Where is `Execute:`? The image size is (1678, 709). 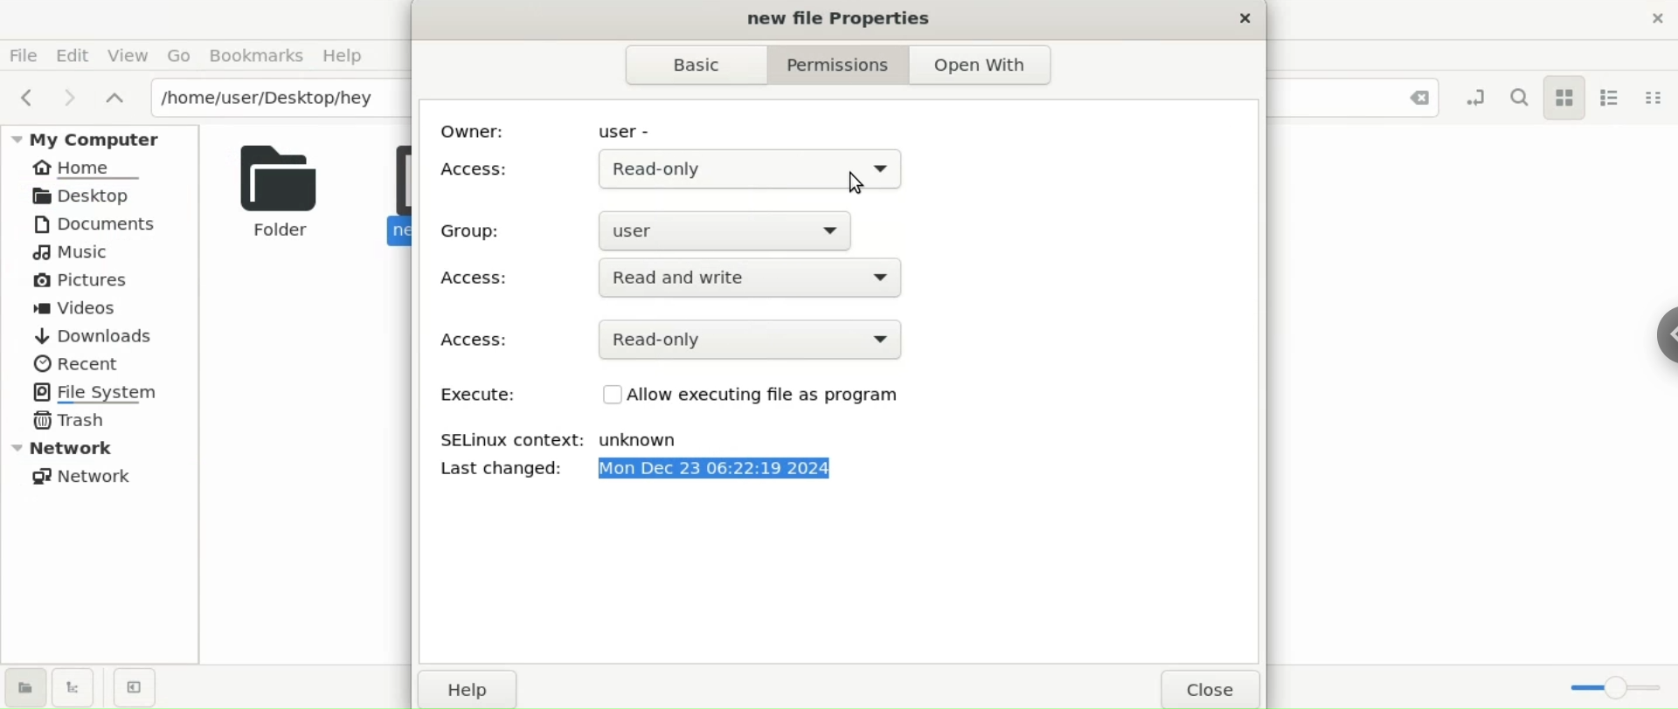
Execute: is located at coordinates (473, 396).